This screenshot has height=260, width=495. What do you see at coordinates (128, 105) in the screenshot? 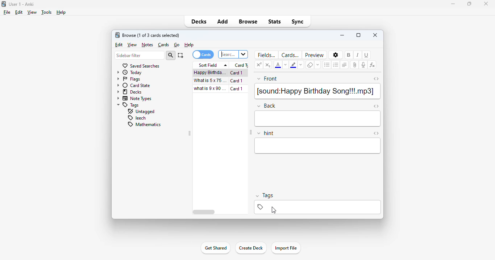
I see `tags` at bounding box center [128, 105].